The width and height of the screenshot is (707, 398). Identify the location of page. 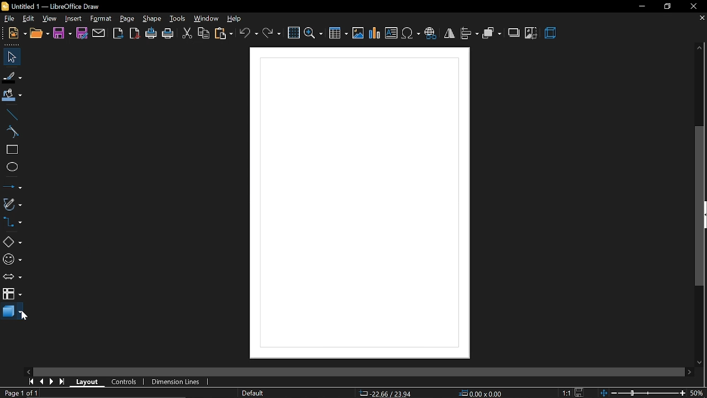
(126, 19).